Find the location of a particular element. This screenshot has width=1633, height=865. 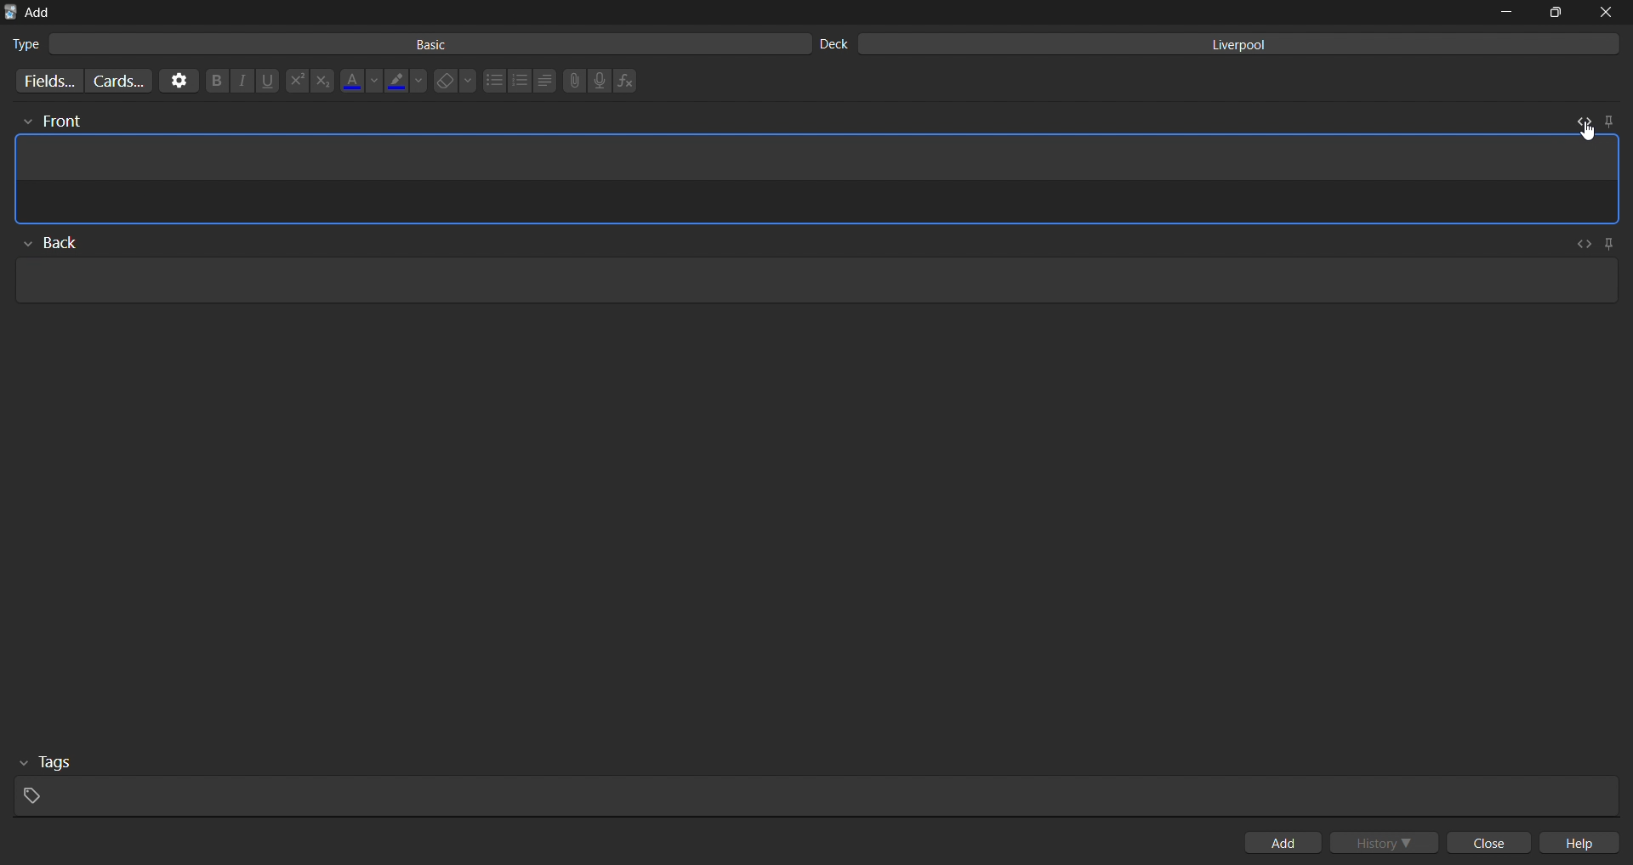

pin is located at coordinates (1608, 120).